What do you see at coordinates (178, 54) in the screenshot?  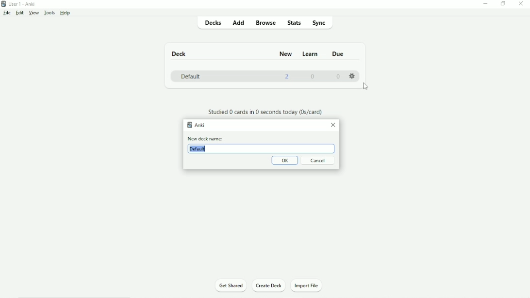 I see `Deck` at bounding box center [178, 54].